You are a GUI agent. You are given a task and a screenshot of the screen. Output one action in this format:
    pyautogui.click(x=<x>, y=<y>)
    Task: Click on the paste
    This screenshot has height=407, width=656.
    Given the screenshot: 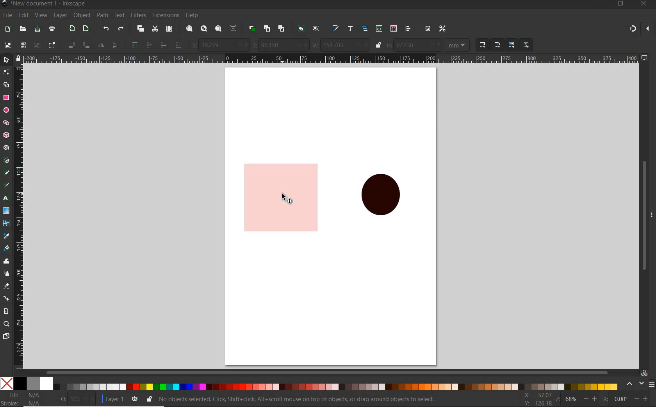 What is the action you would take?
    pyautogui.click(x=169, y=29)
    